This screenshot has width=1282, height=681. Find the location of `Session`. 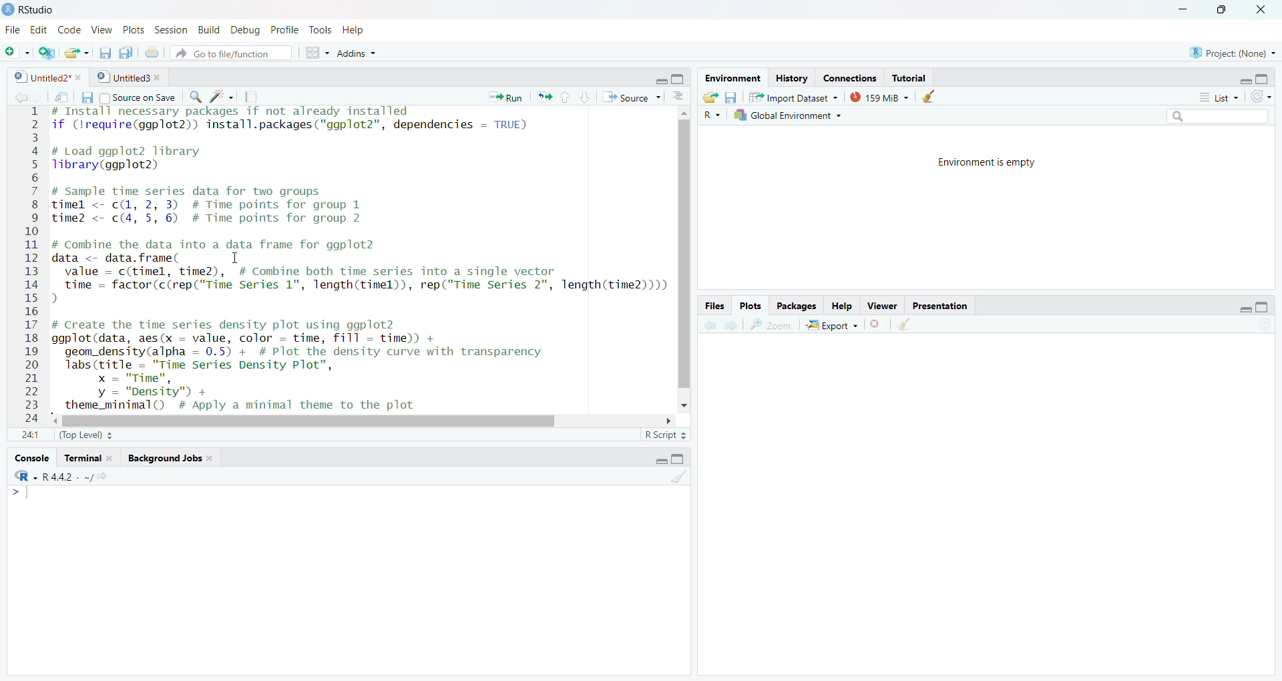

Session is located at coordinates (171, 30).